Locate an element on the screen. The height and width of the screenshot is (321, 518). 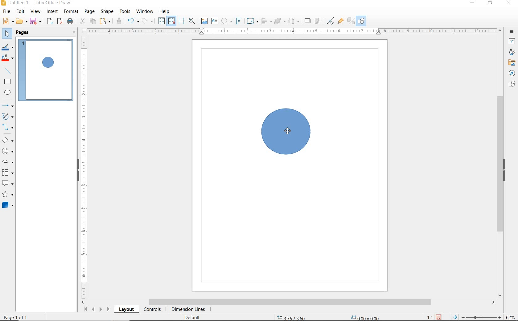
PAGE 1 is located at coordinates (47, 70).